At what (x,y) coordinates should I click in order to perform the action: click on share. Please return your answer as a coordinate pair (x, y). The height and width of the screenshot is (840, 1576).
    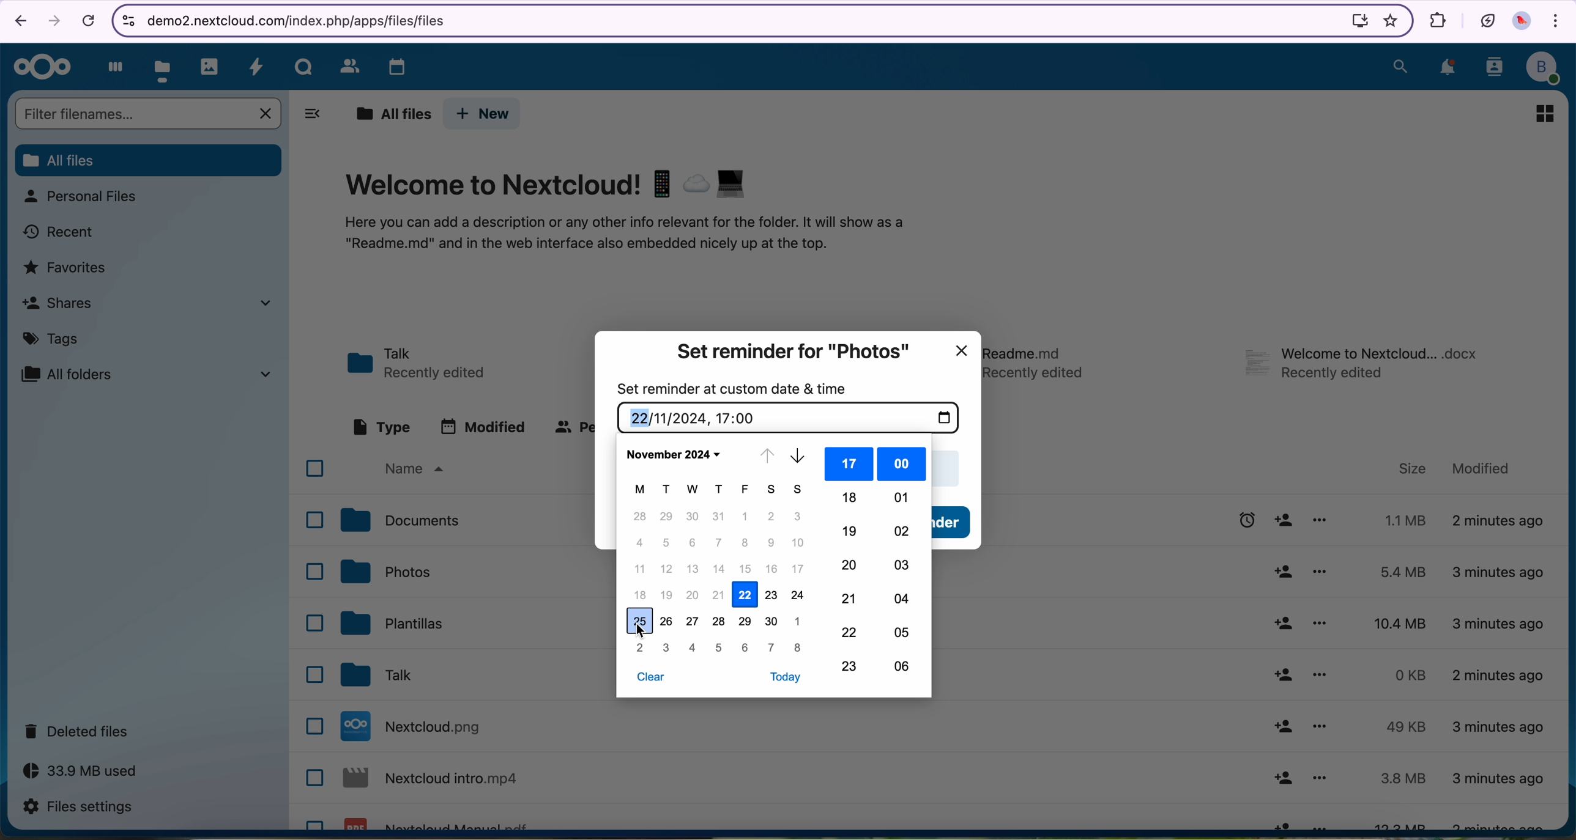
    Looking at the image, I should click on (1280, 727).